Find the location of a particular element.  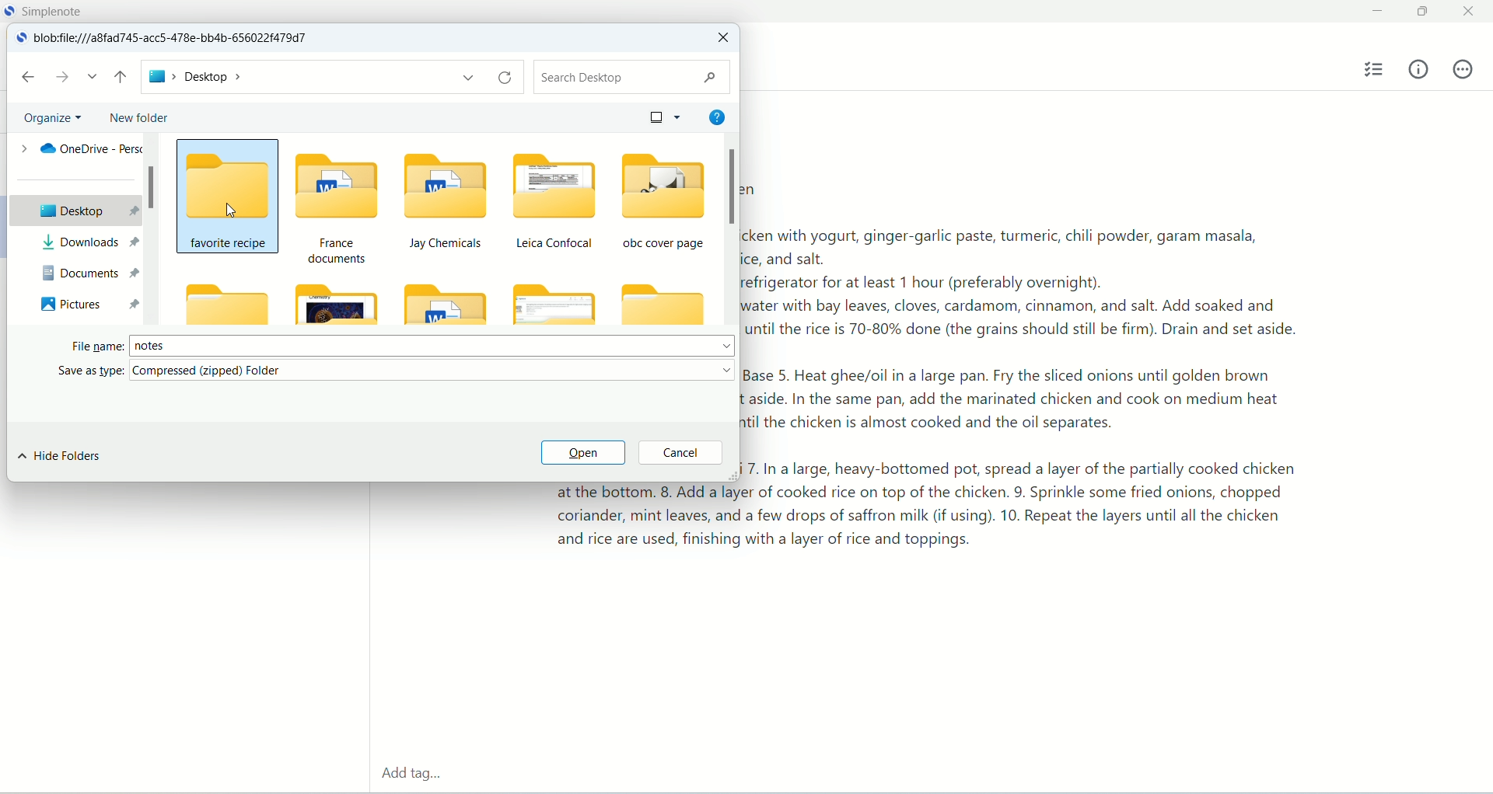

vertical scroll bar is located at coordinates (729, 232).